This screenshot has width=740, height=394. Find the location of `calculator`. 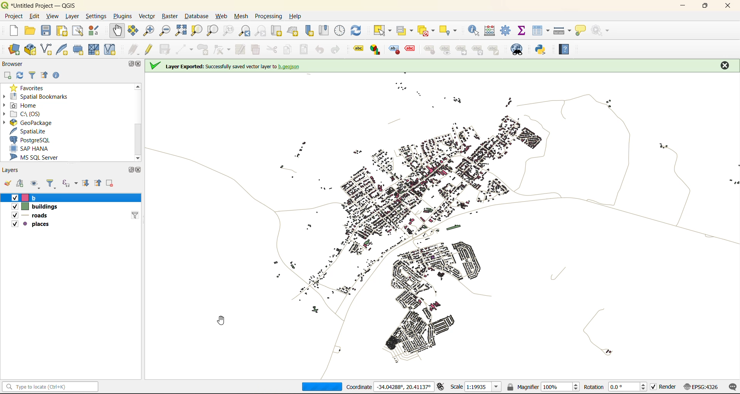

calculator is located at coordinates (492, 30).